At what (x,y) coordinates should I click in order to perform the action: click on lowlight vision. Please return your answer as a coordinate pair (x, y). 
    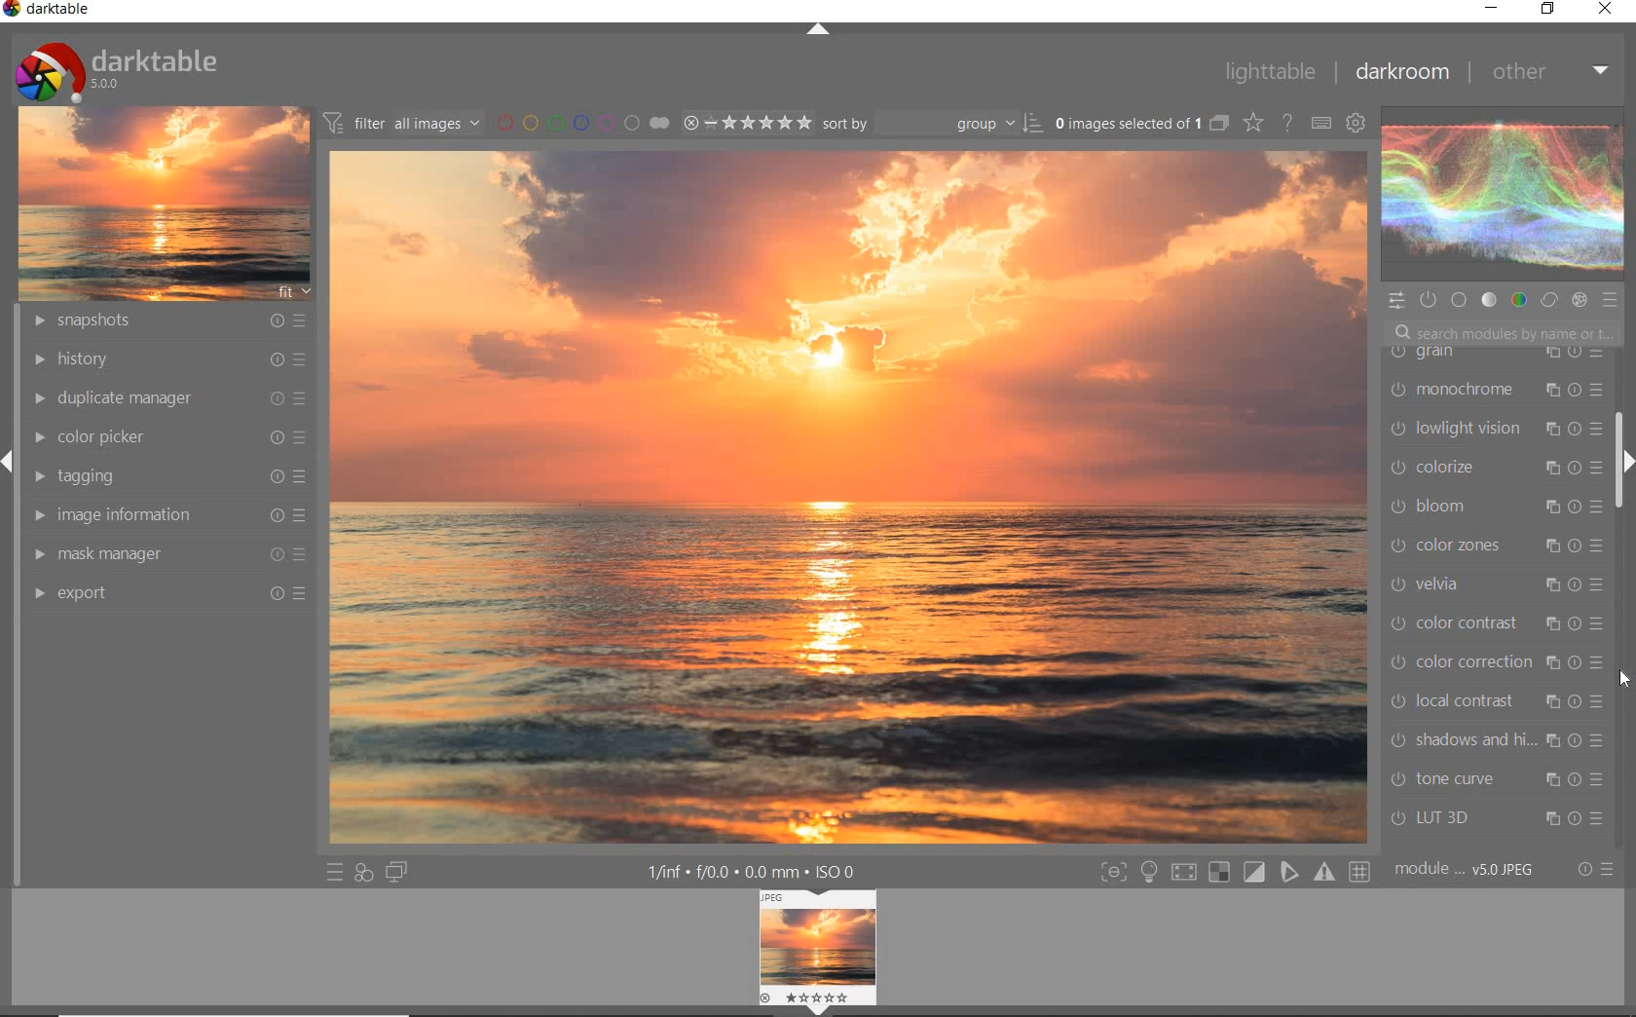
    Looking at the image, I should click on (1494, 428).